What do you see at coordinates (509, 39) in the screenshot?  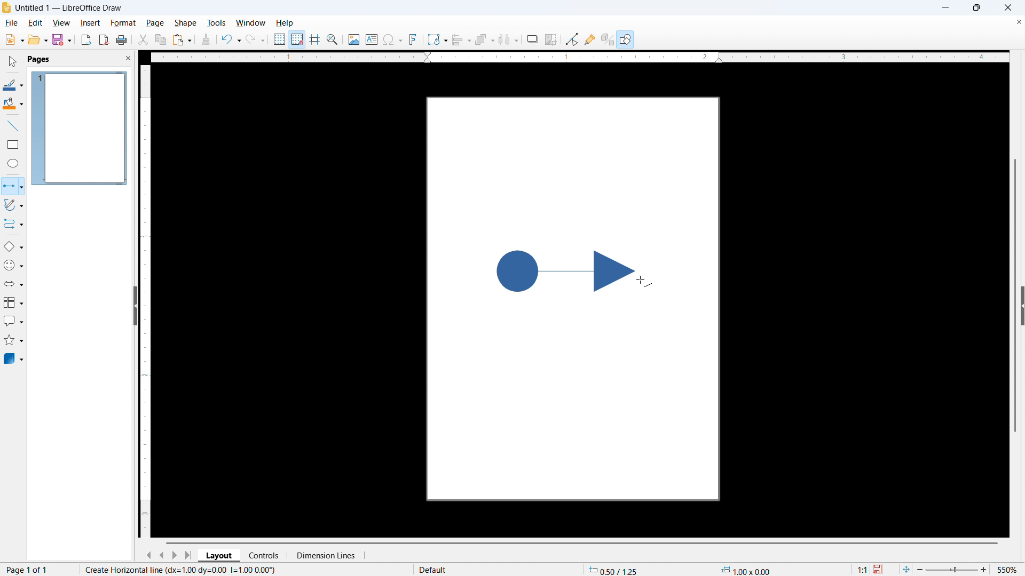 I see `Select at least three objects to distribute` at bounding box center [509, 39].